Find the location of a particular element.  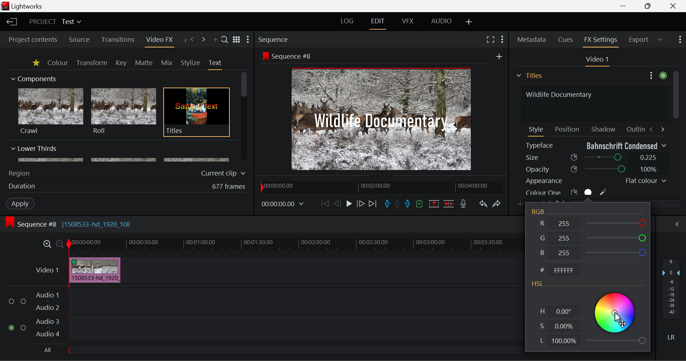

Source is located at coordinates (79, 40).